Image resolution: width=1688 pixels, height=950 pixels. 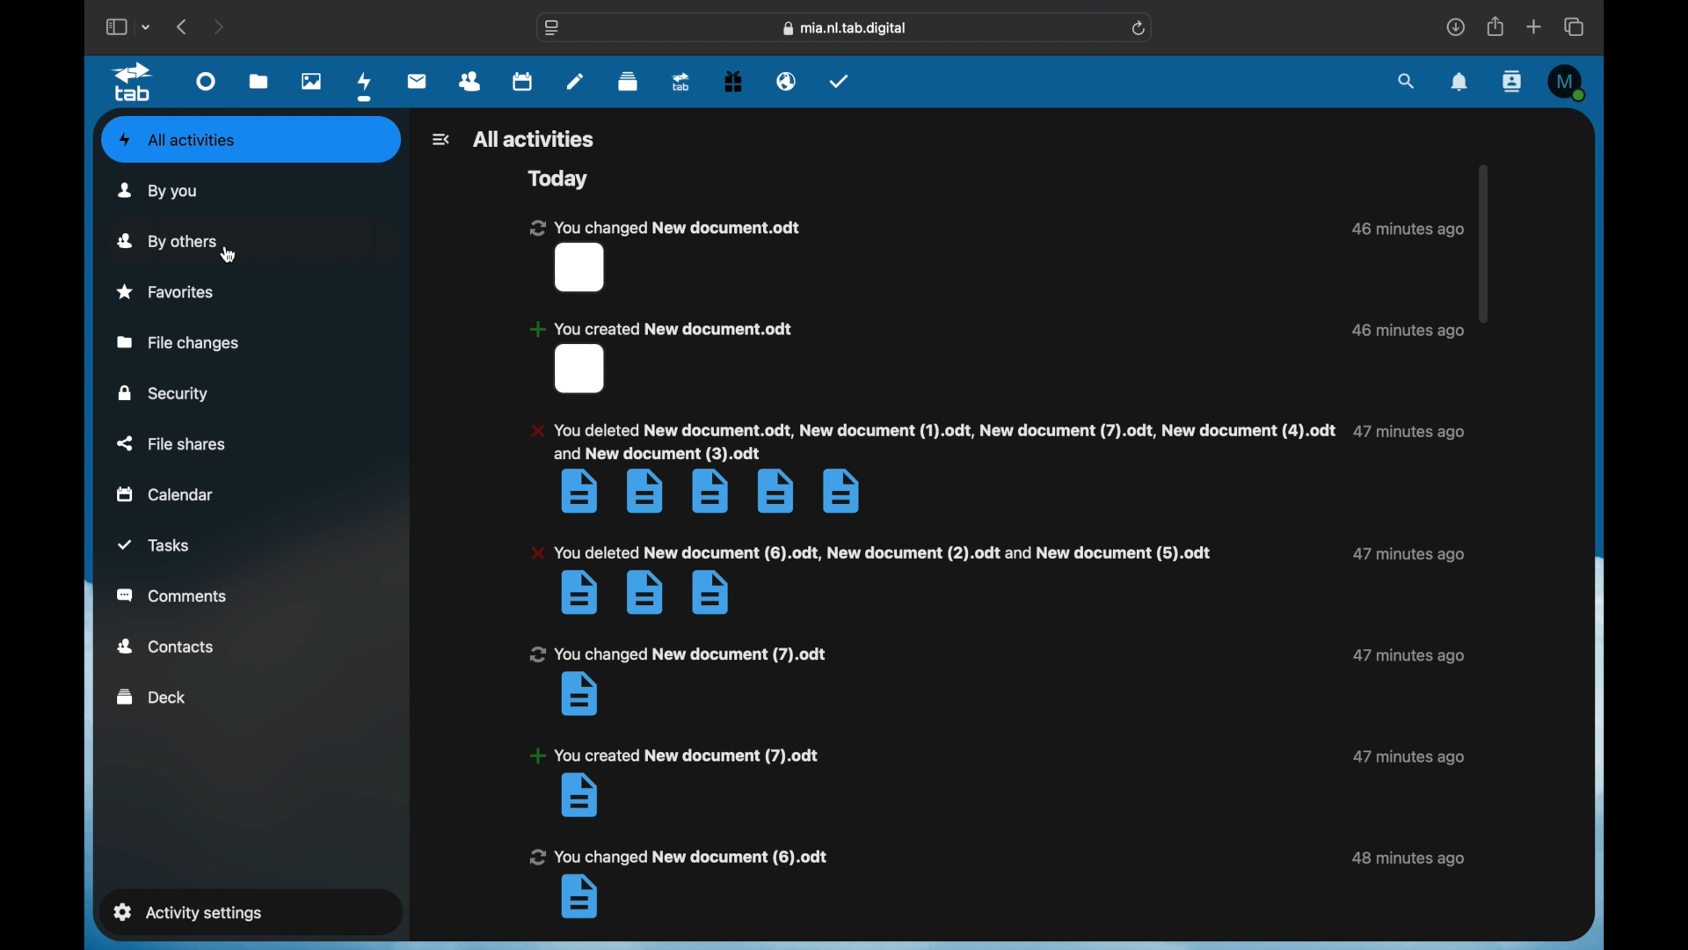 I want to click on all , so click(x=534, y=139).